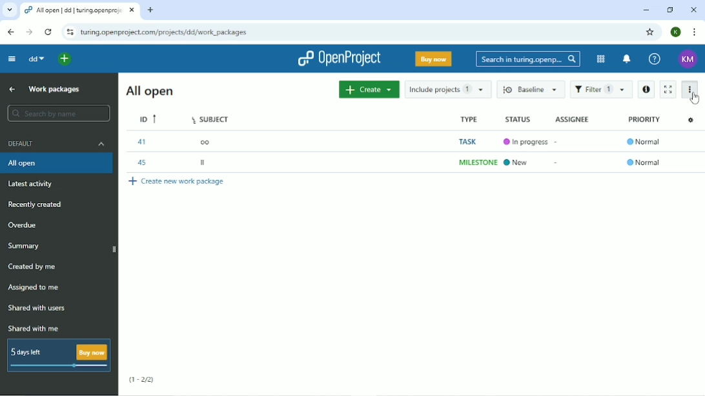 The image size is (705, 396). Describe the element at coordinates (36, 309) in the screenshot. I see `Shared with users` at that location.